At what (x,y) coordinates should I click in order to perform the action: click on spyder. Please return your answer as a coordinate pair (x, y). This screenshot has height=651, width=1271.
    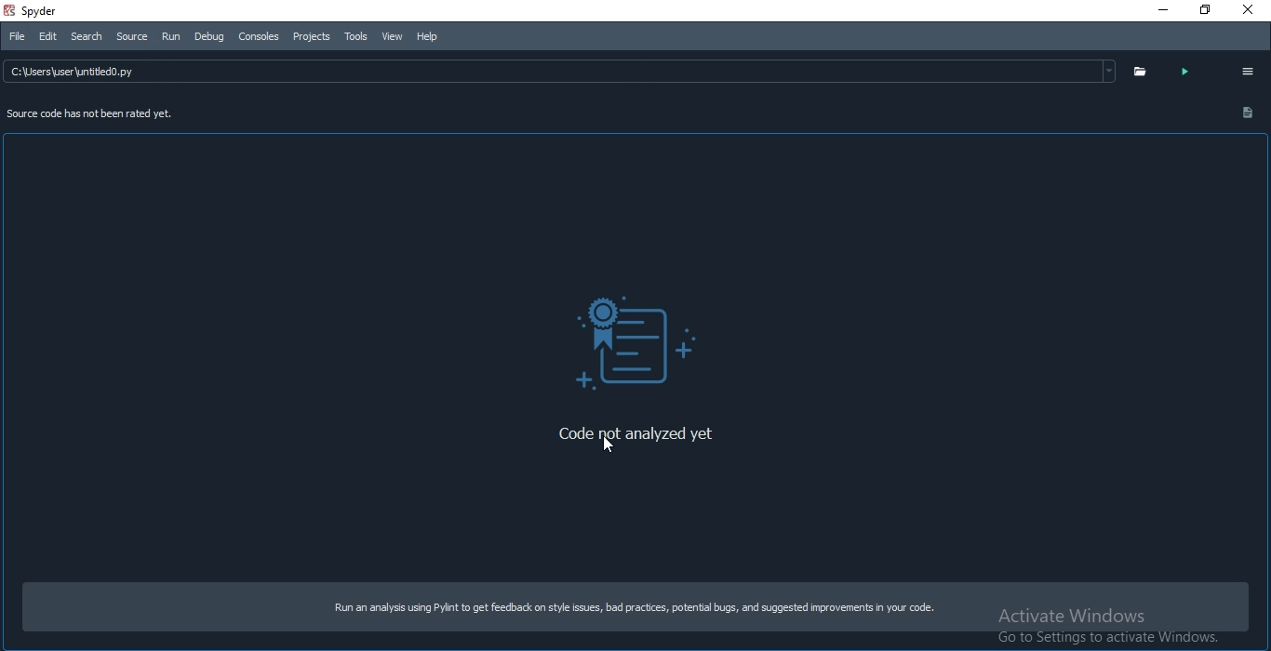
    Looking at the image, I should click on (46, 11).